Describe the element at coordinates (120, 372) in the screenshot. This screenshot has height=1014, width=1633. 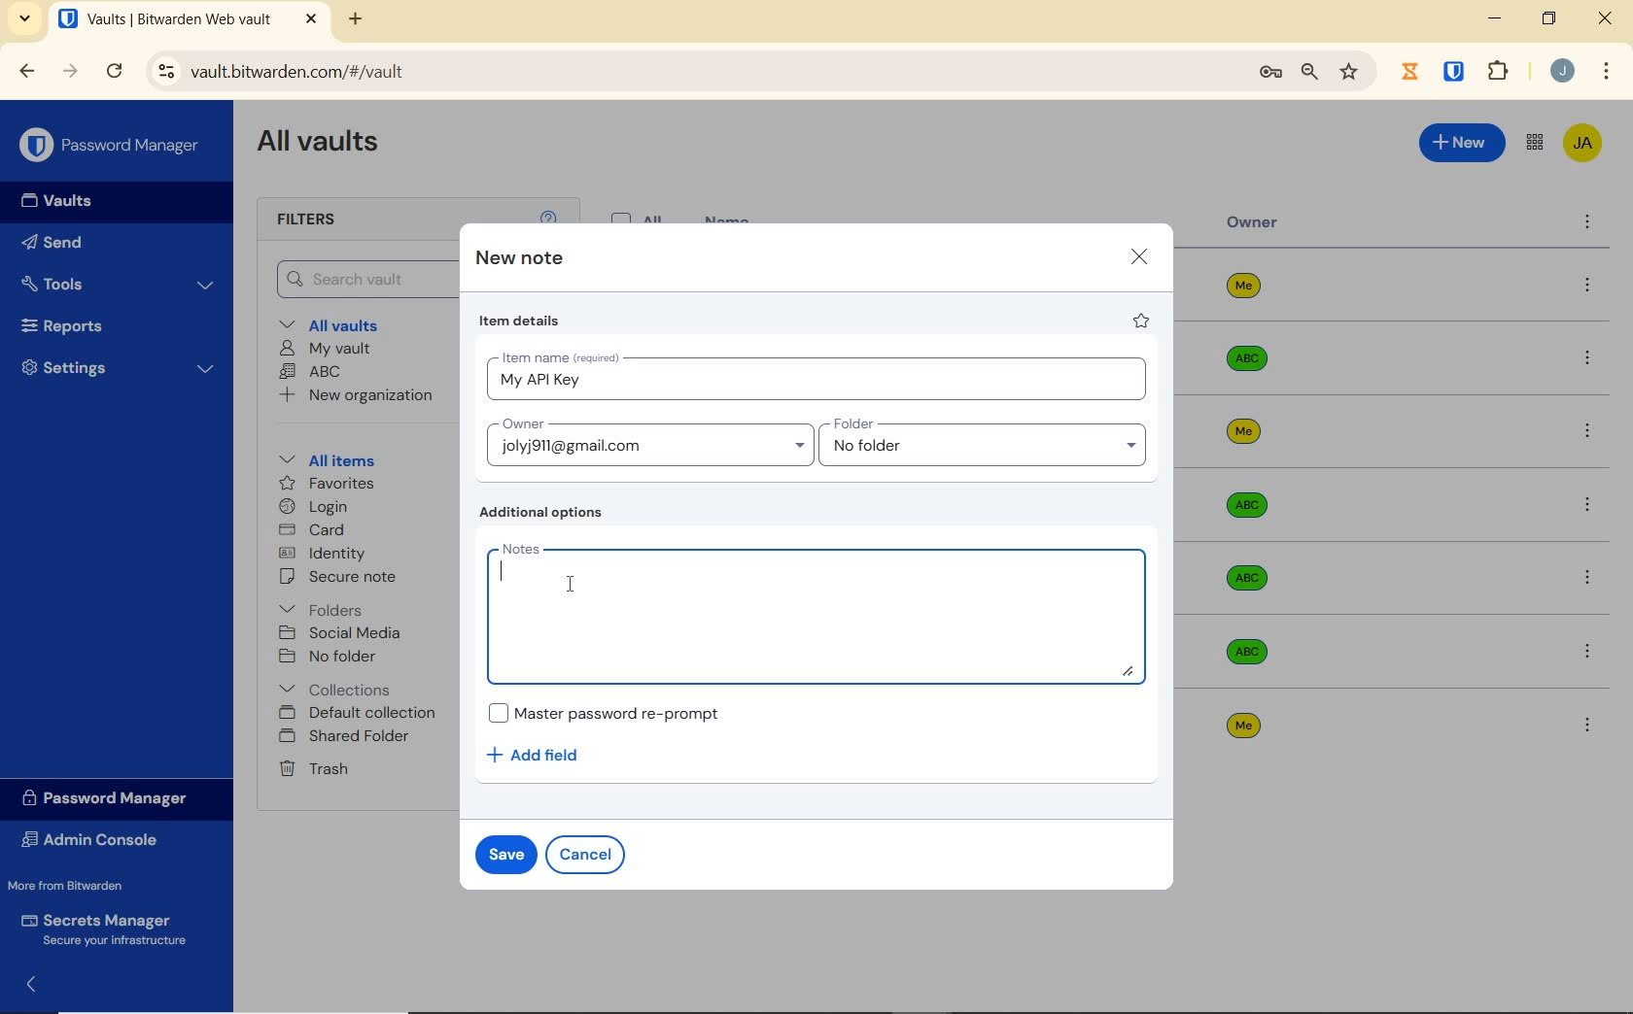
I see `Settings` at that location.